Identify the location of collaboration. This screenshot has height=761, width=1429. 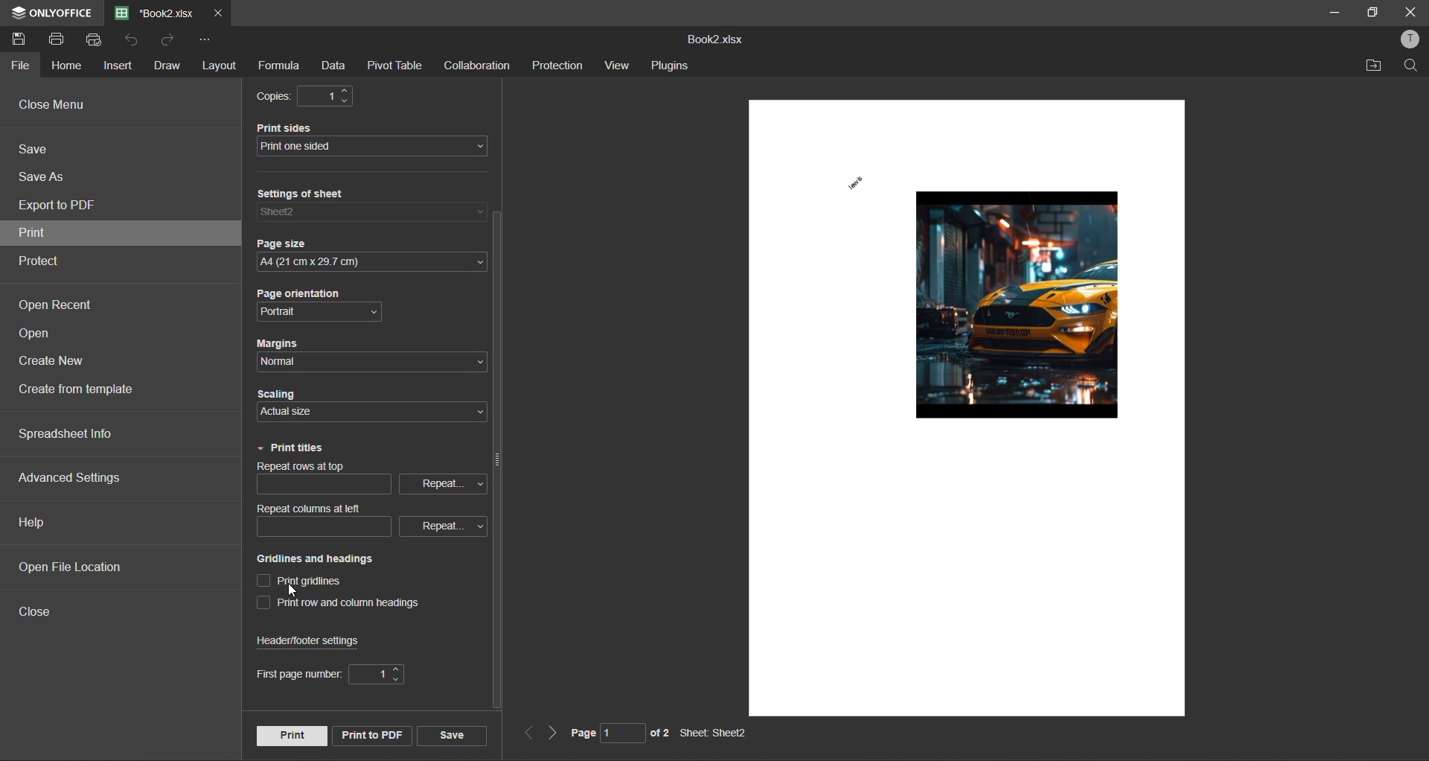
(477, 66).